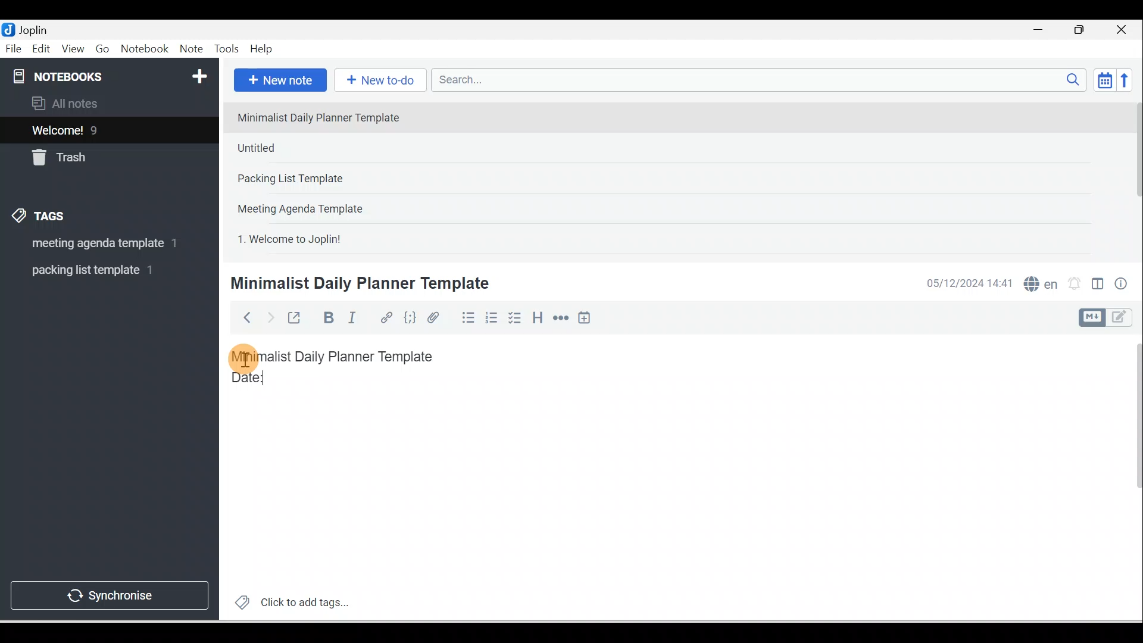 This screenshot has height=643, width=1143. Describe the element at coordinates (377, 81) in the screenshot. I see `New to-do` at that location.